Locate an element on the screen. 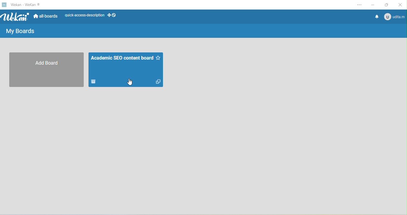 The image size is (407, 215). duplicate this board is located at coordinates (157, 81).